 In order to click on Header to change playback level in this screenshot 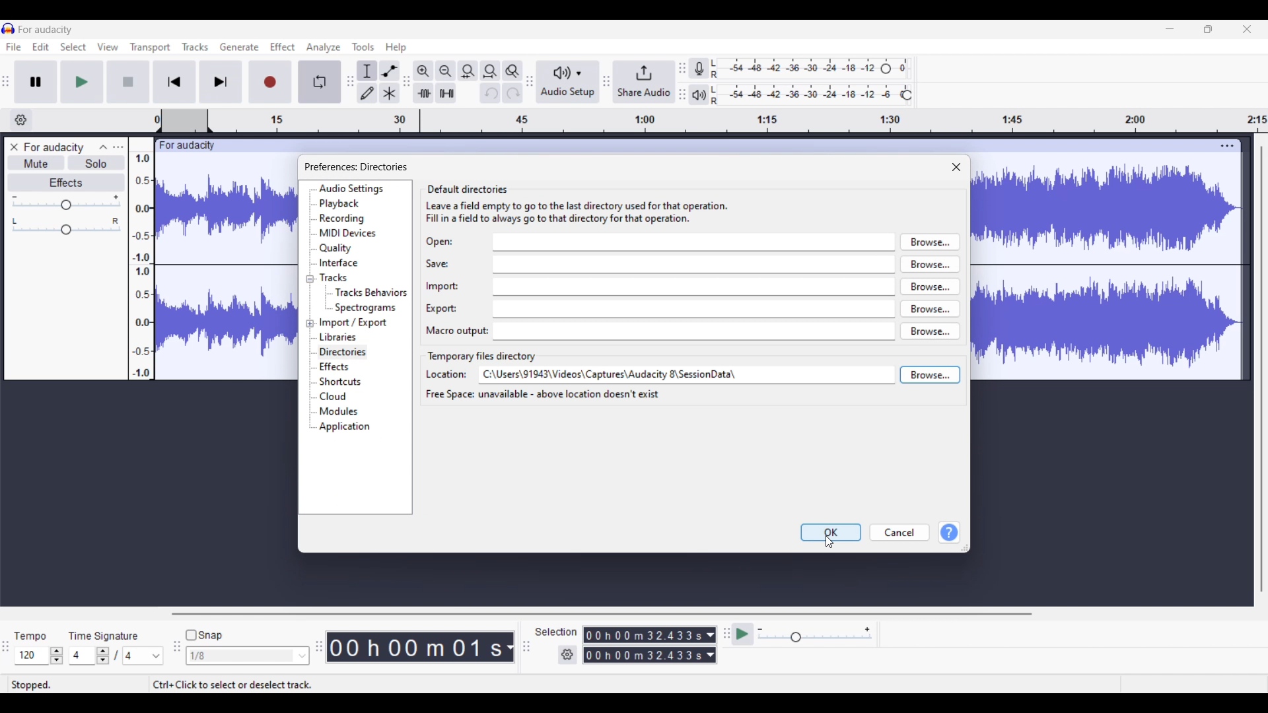, I will do `click(907, 95)`.